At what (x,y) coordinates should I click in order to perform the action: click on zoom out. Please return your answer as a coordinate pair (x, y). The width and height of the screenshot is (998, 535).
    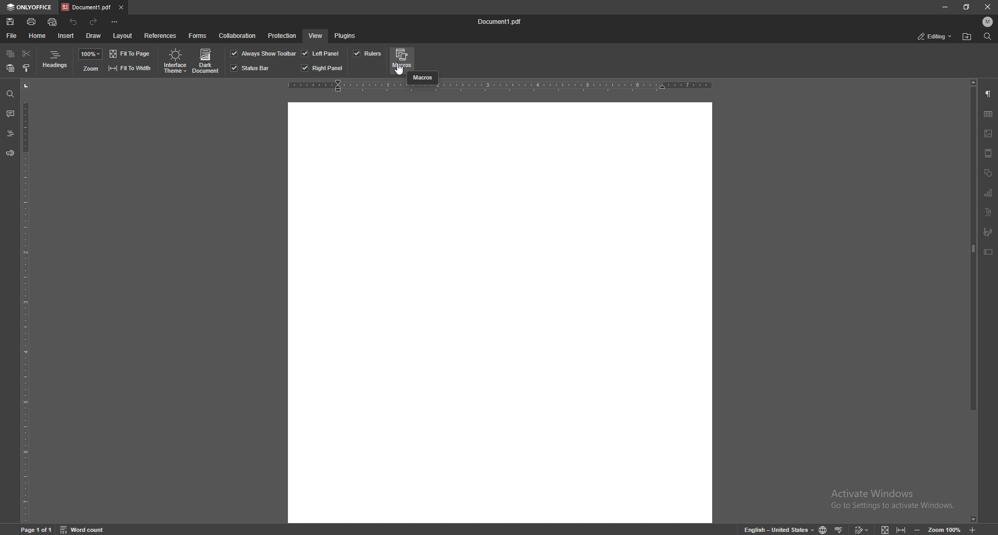
    Looking at the image, I should click on (918, 529).